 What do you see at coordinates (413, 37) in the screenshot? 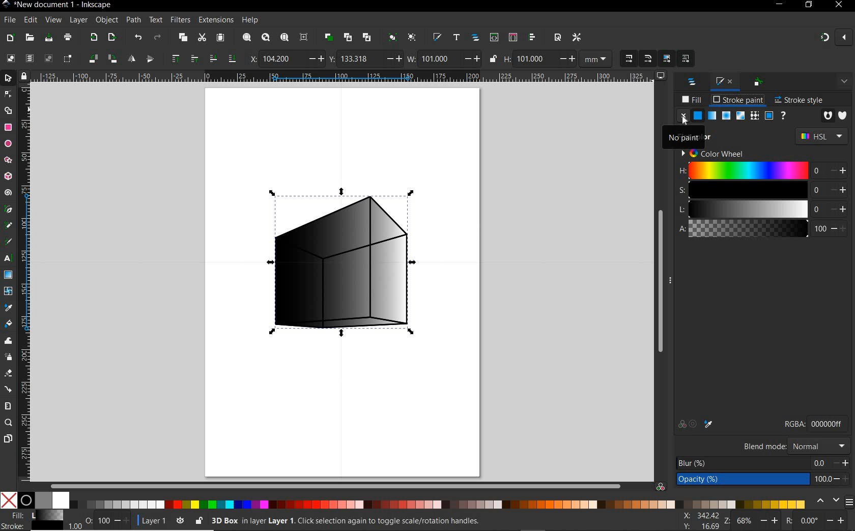
I see `UNGROUP` at bounding box center [413, 37].